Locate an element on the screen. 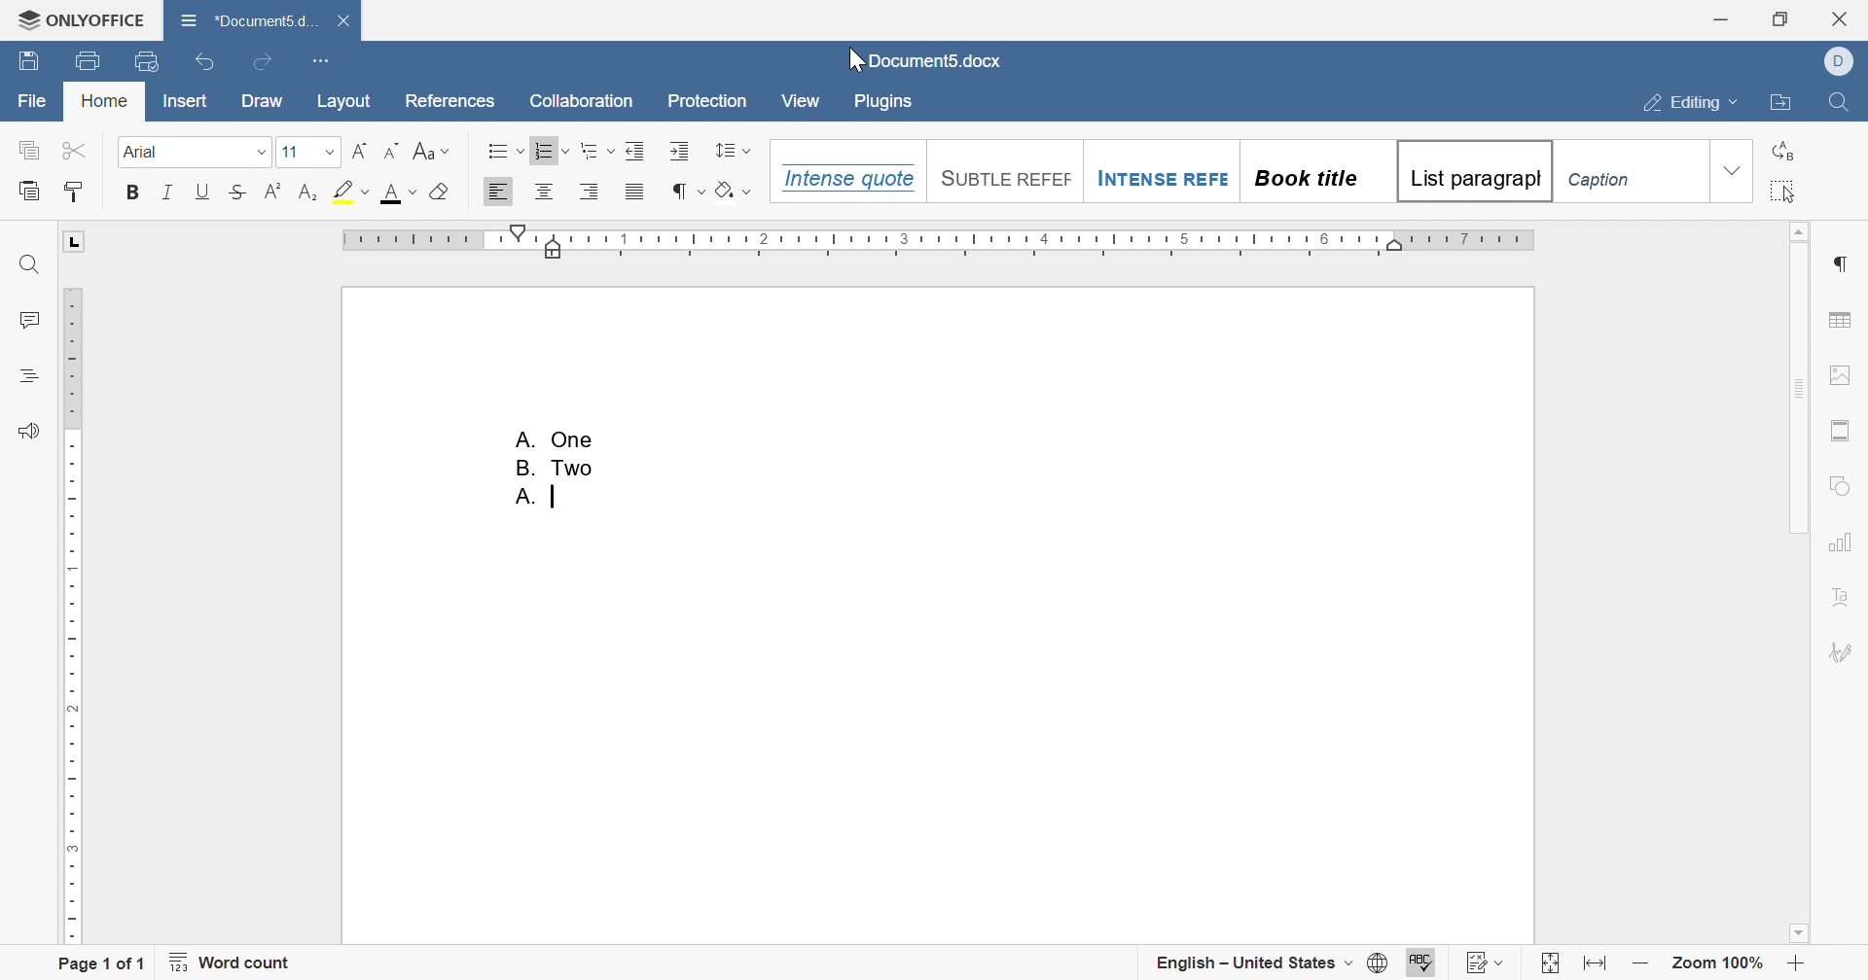  track changes is located at coordinates (1484, 962).